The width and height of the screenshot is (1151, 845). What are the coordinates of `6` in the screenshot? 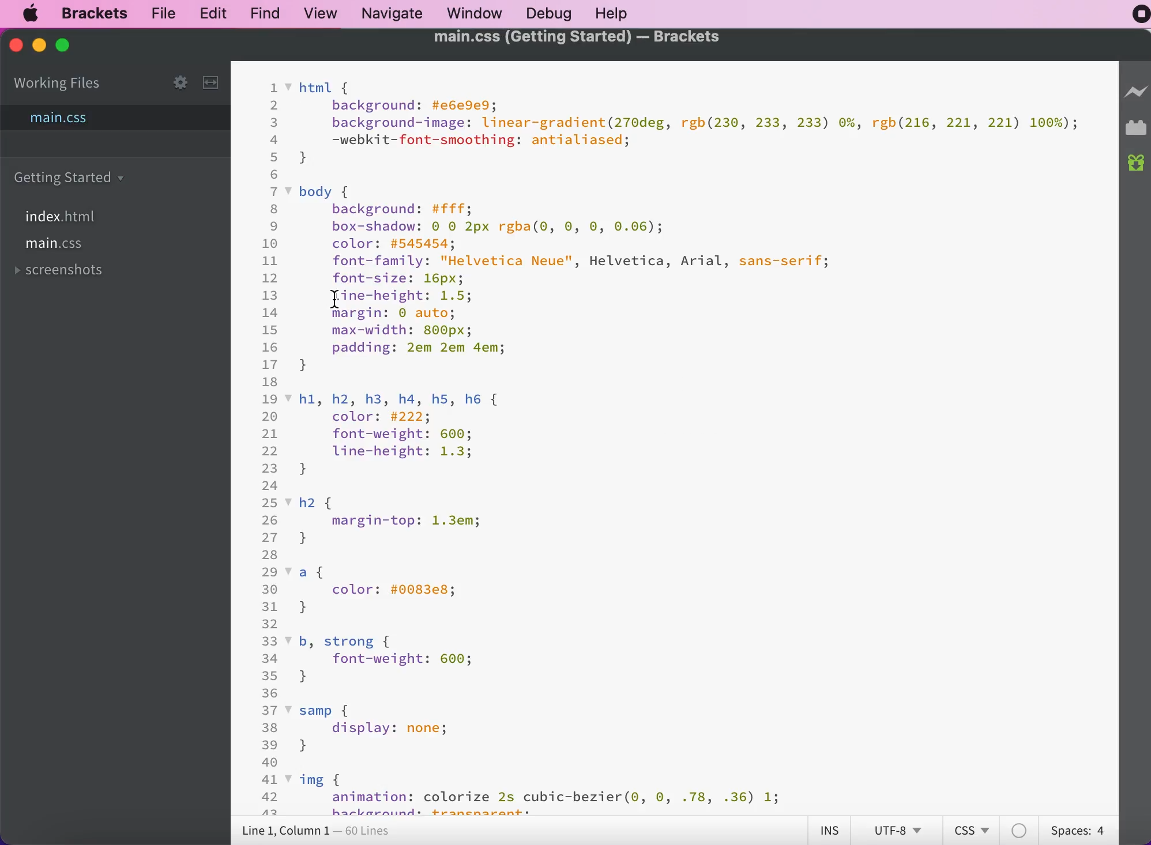 It's located at (273, 175).